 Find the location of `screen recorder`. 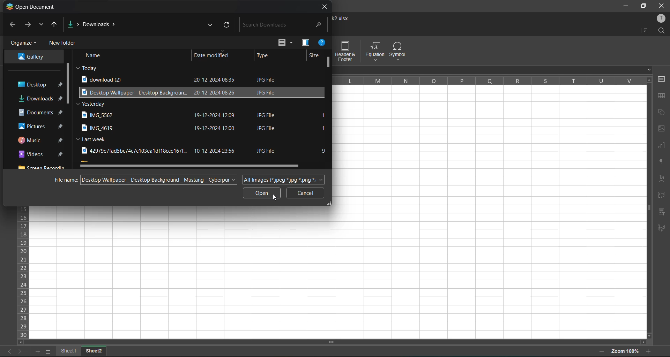

screen recorder is located at coordinates (42, 166).